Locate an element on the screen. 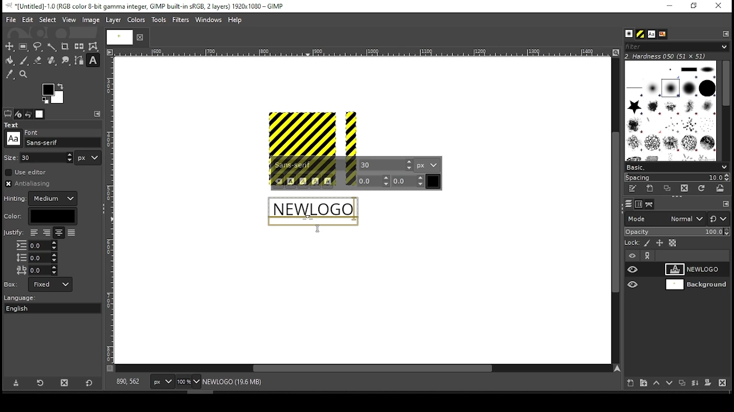  duplicate layer is located at coordinates (684, 384).